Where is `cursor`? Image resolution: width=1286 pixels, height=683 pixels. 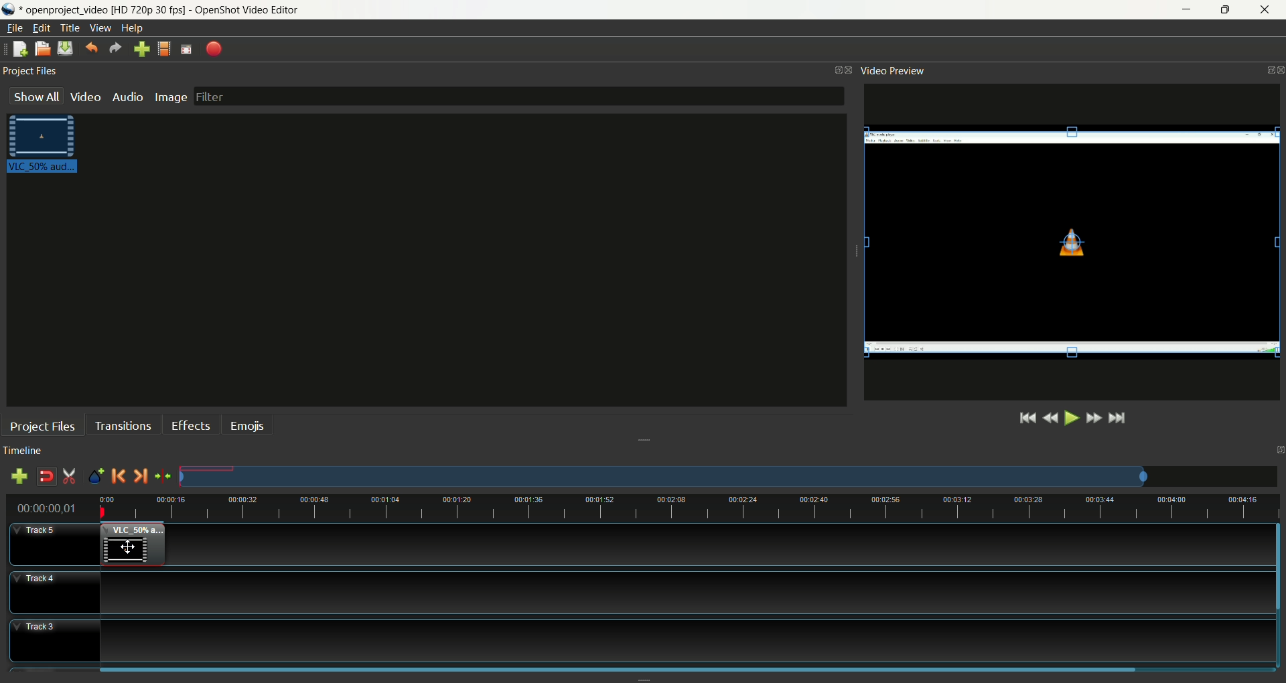 cursor is located at coordinates (132, 548).